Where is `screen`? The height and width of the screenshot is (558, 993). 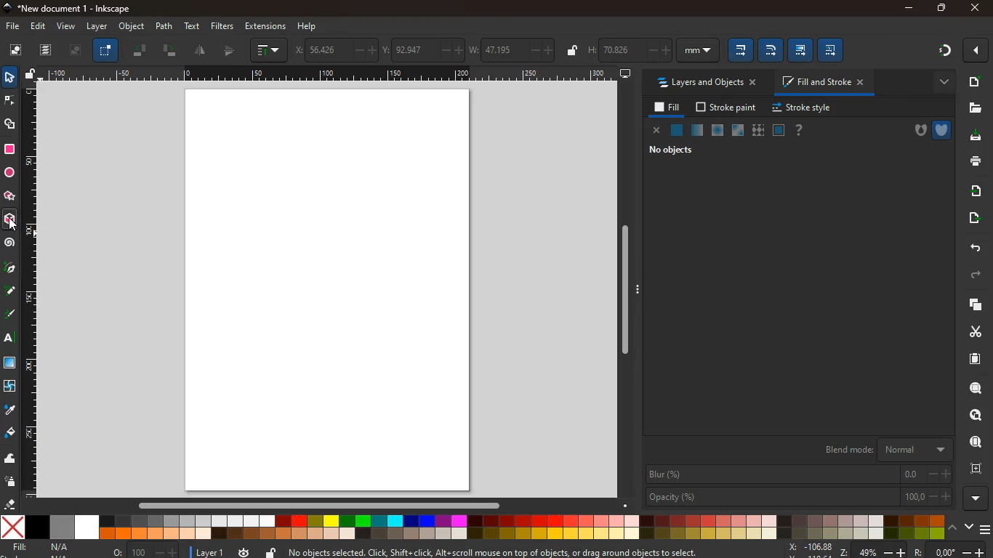
screen is located at coordinates (333, 291).